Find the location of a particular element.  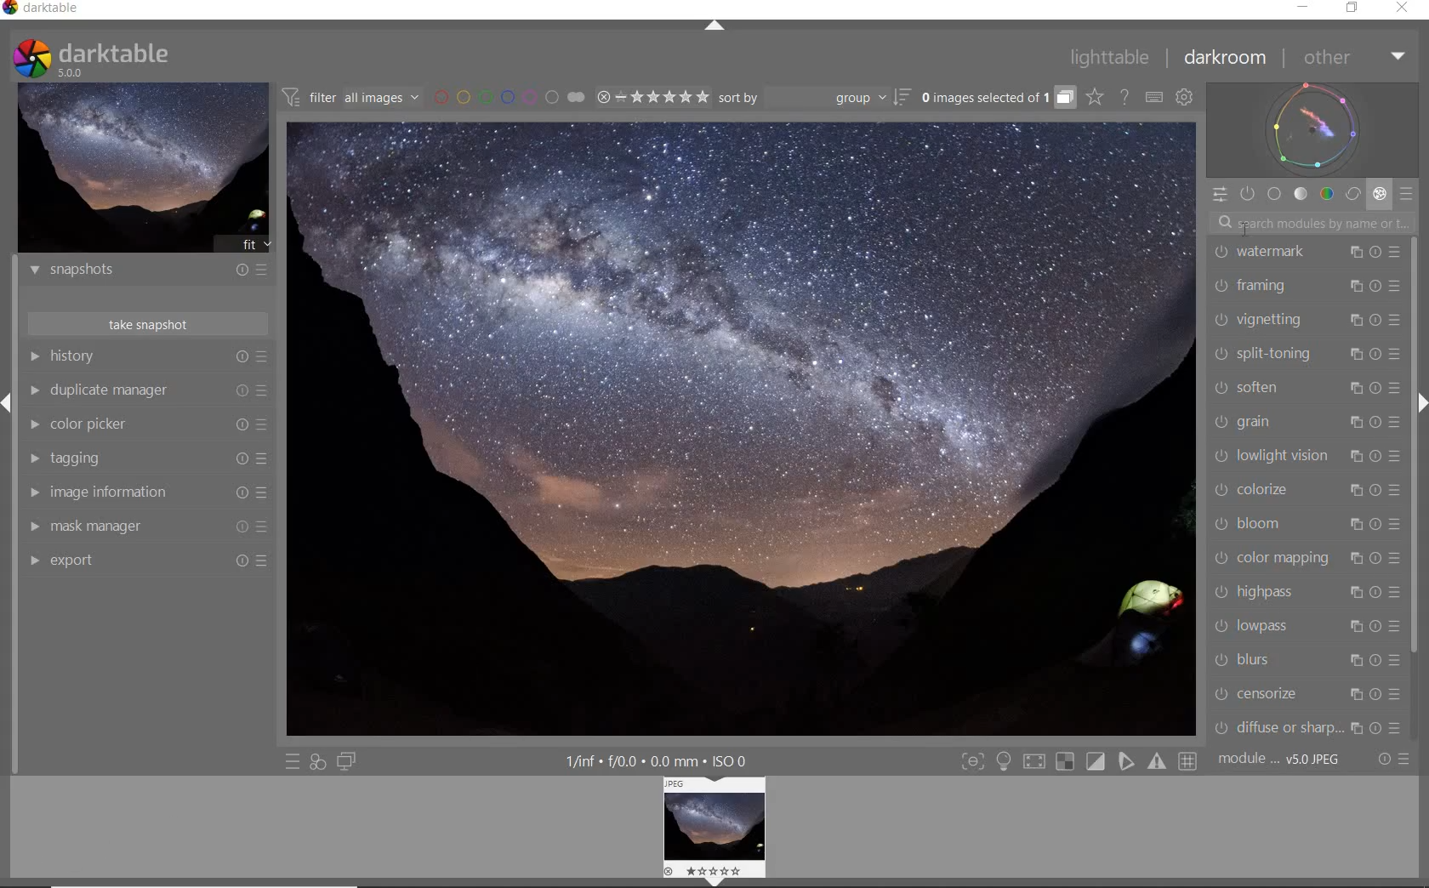

EXPAND/COLLAPSE is located at coordinates (714, 26).